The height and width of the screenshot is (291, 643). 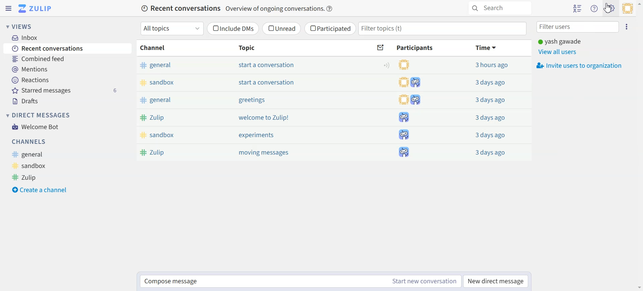 What do you see at coordinates (35, 126) in the screenshot?
I see `Welcome Bot` at bounding box center [35, 126].